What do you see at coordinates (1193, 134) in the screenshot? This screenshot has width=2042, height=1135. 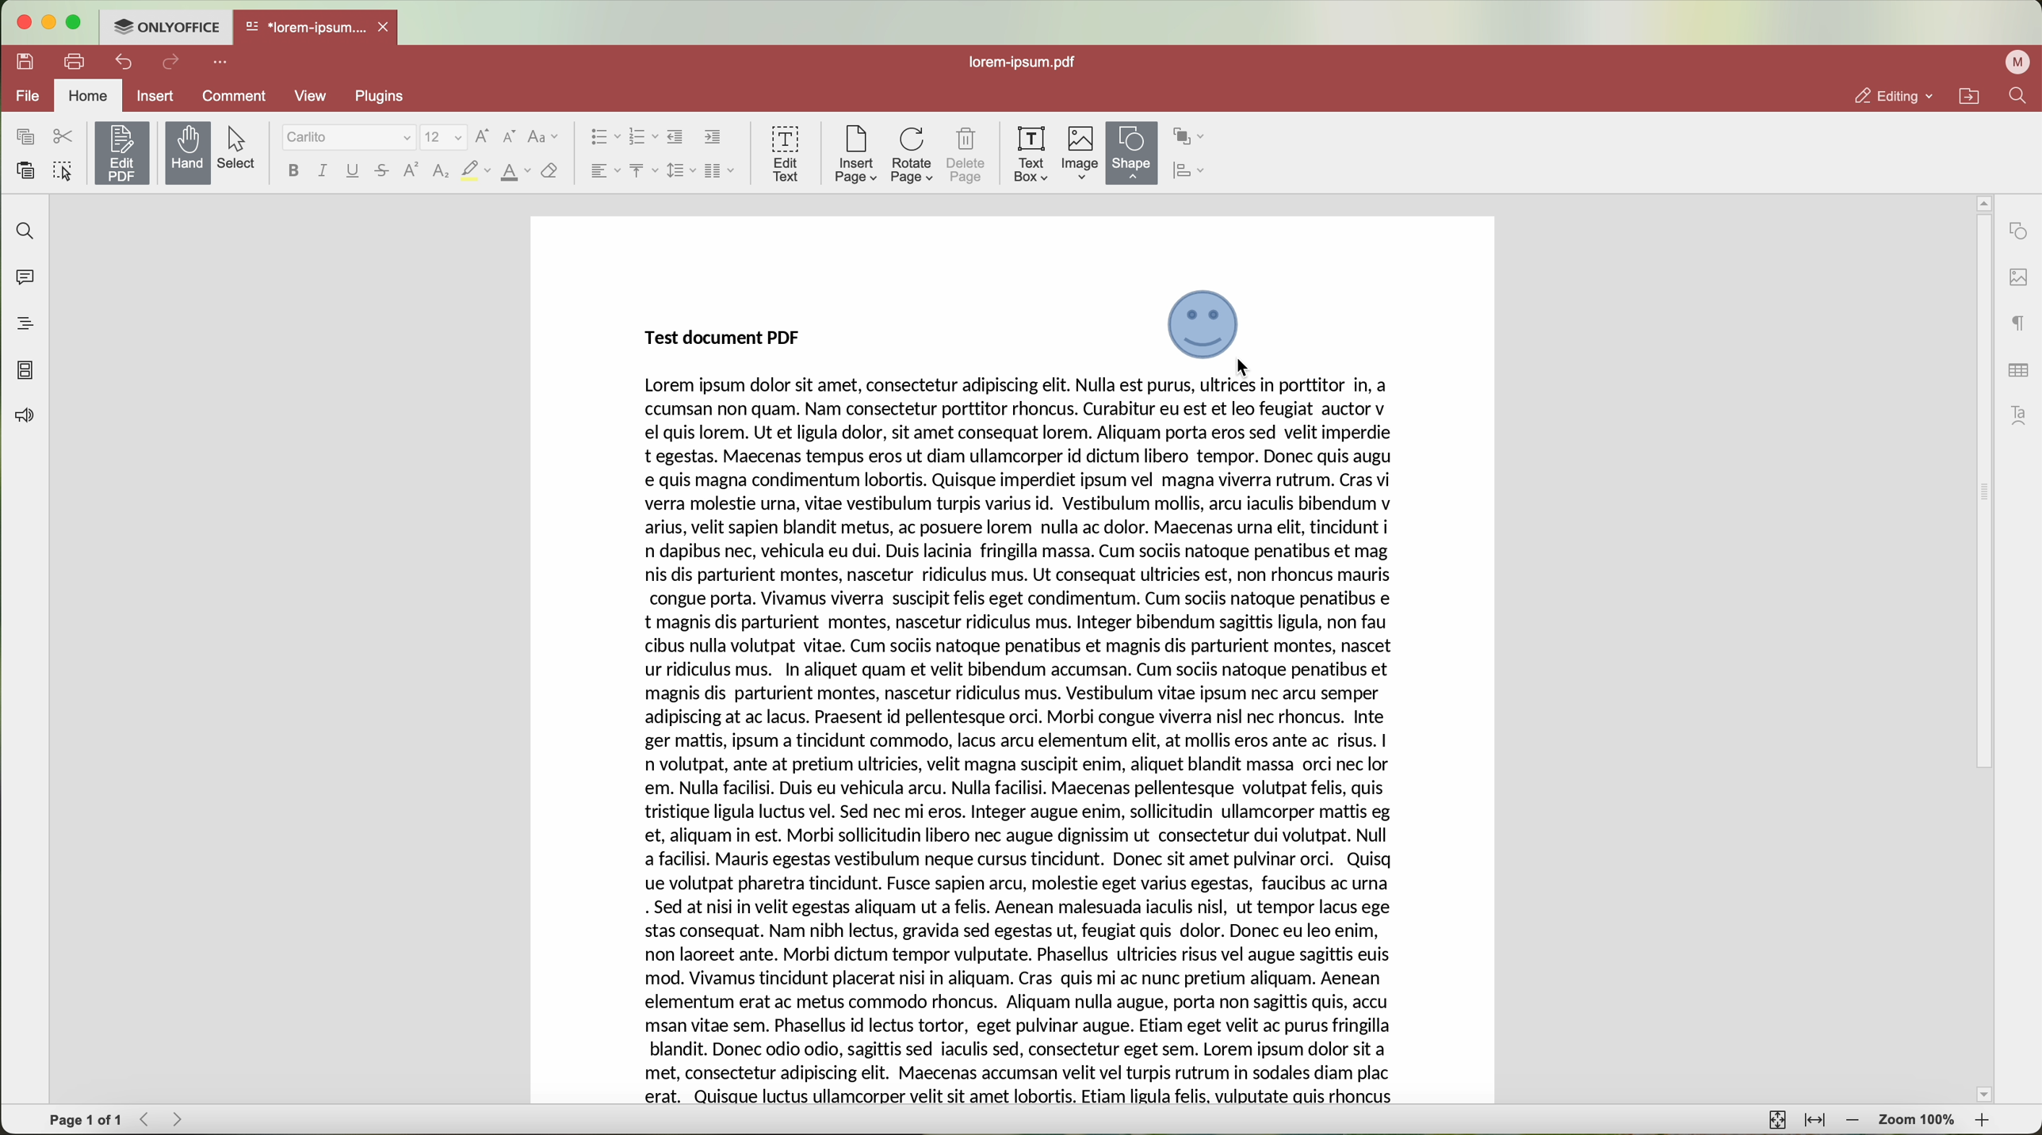 I see `arrange shape` at bounding box center [1193, 134].